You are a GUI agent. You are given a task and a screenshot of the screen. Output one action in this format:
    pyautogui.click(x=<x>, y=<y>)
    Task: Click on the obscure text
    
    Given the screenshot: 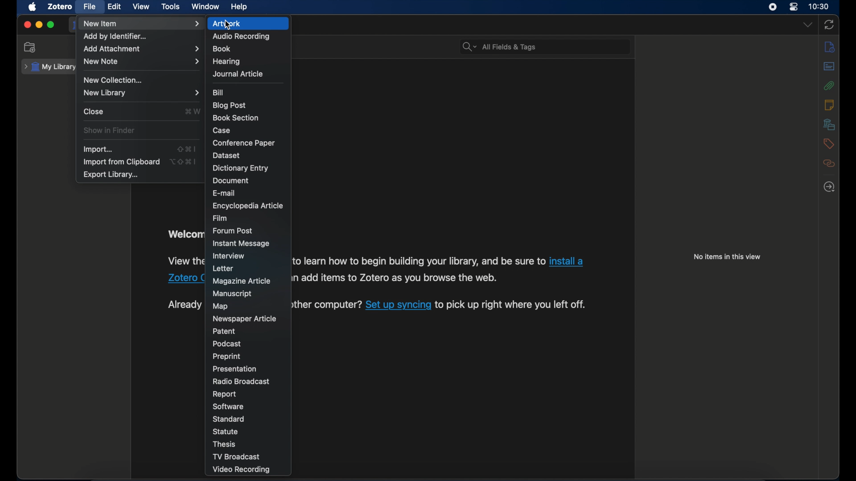 What is the action you would take?
    pyautogui.click(x=184, y=305)
    